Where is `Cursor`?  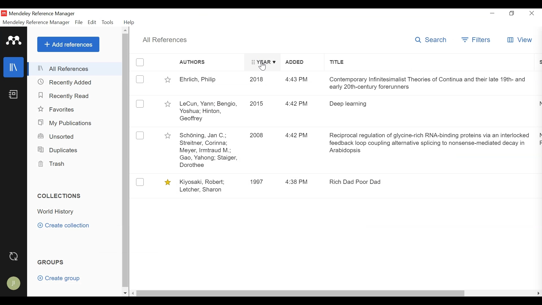 Cursor is located at coordinates (261, 66).